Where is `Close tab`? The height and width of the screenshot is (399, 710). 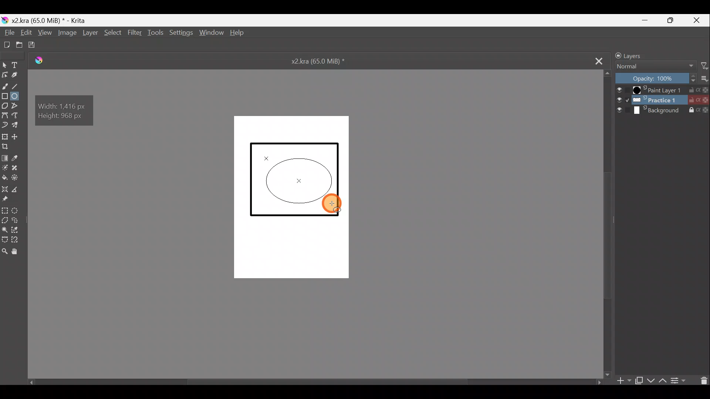
Close tab is located at coordinates (598, 61).